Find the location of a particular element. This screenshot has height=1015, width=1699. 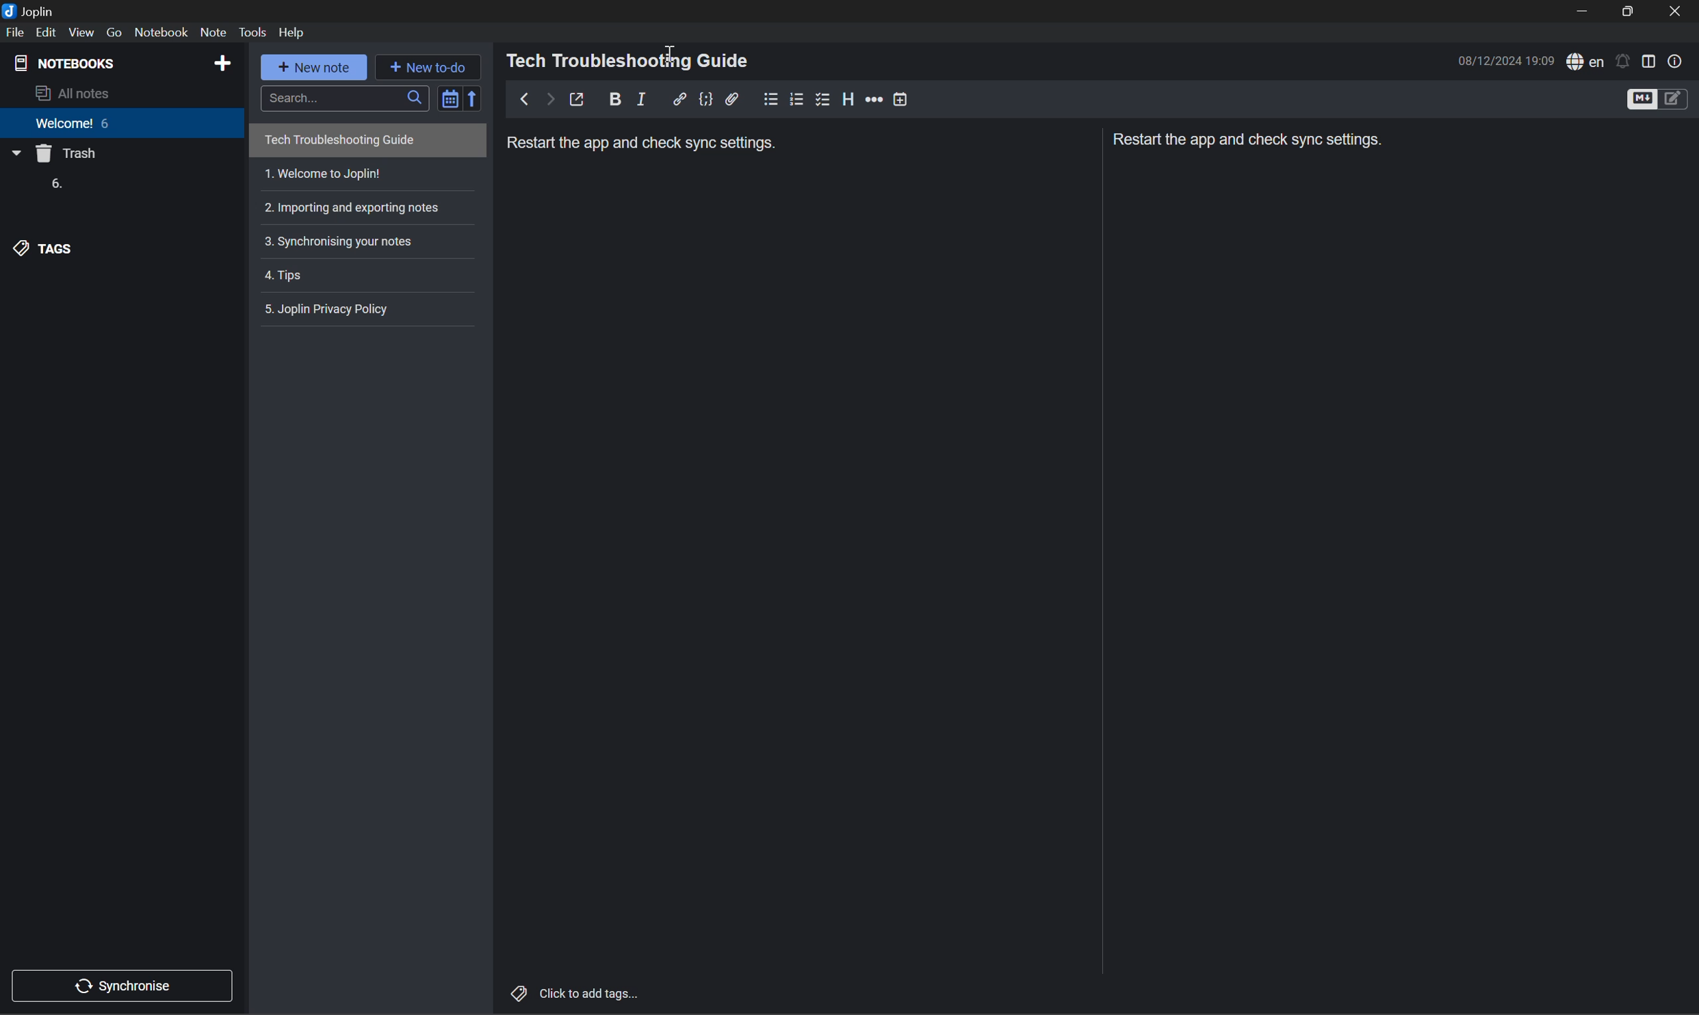

Add notebook is located at coordinates (222, 62).